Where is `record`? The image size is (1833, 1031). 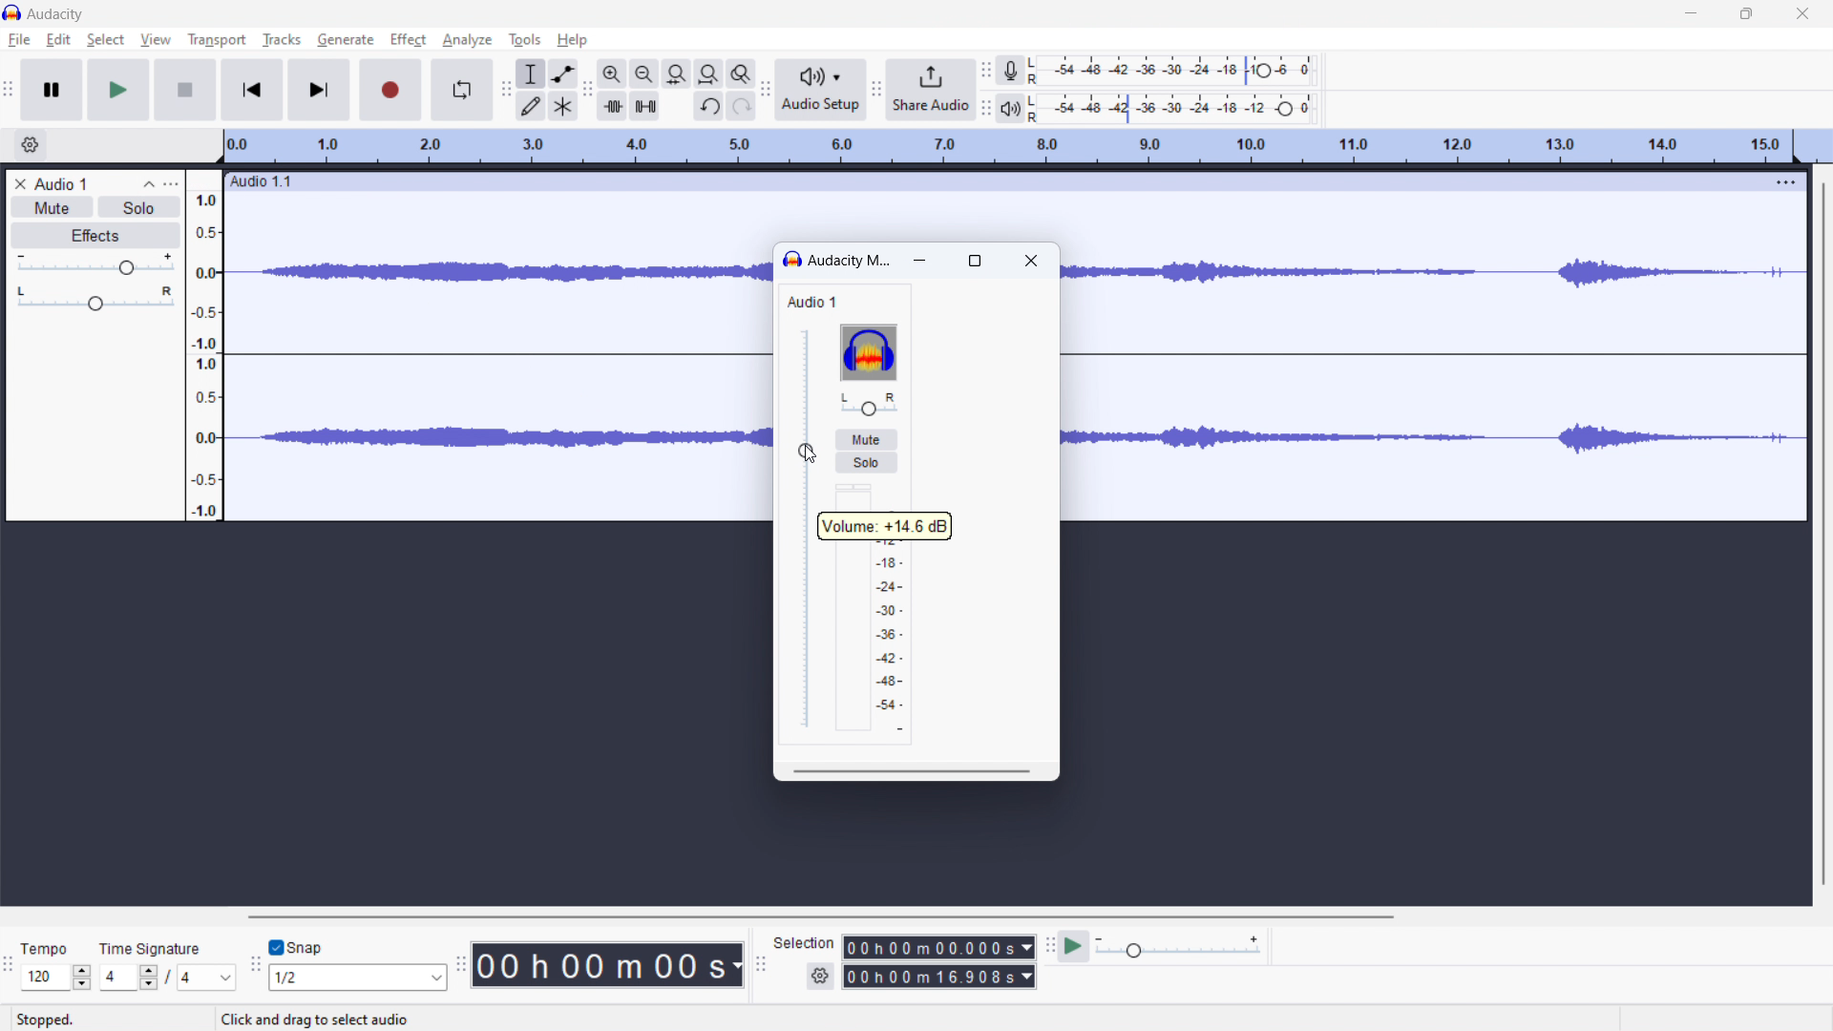 record is located at coordinates (390, 89).